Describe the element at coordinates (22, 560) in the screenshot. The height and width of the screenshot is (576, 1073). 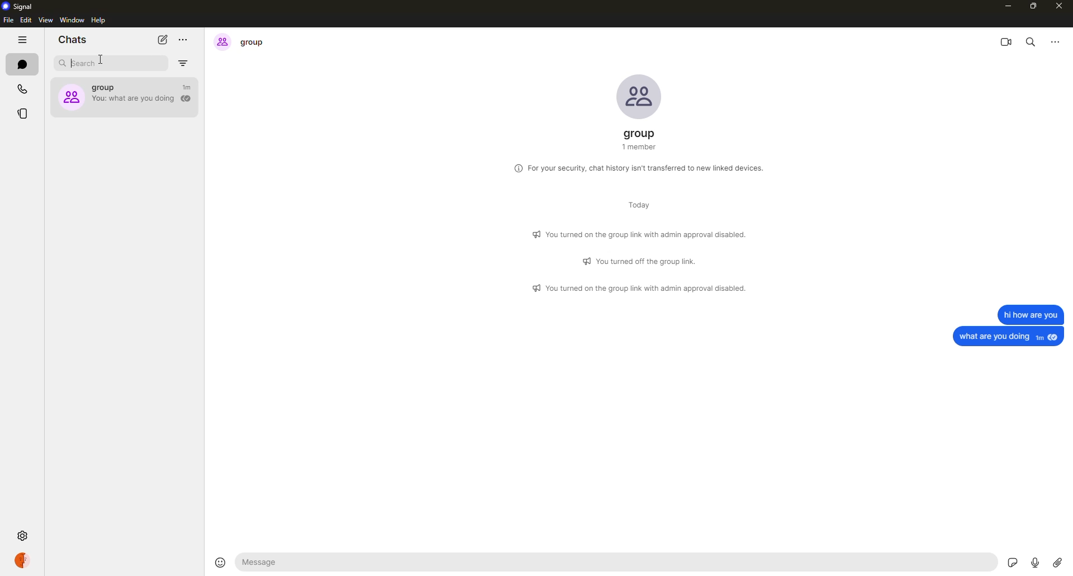
I see `profile` at that location.